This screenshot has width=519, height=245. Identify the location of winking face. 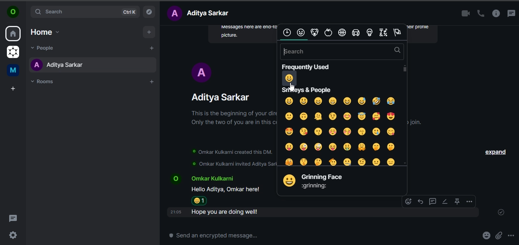
(332, 117).